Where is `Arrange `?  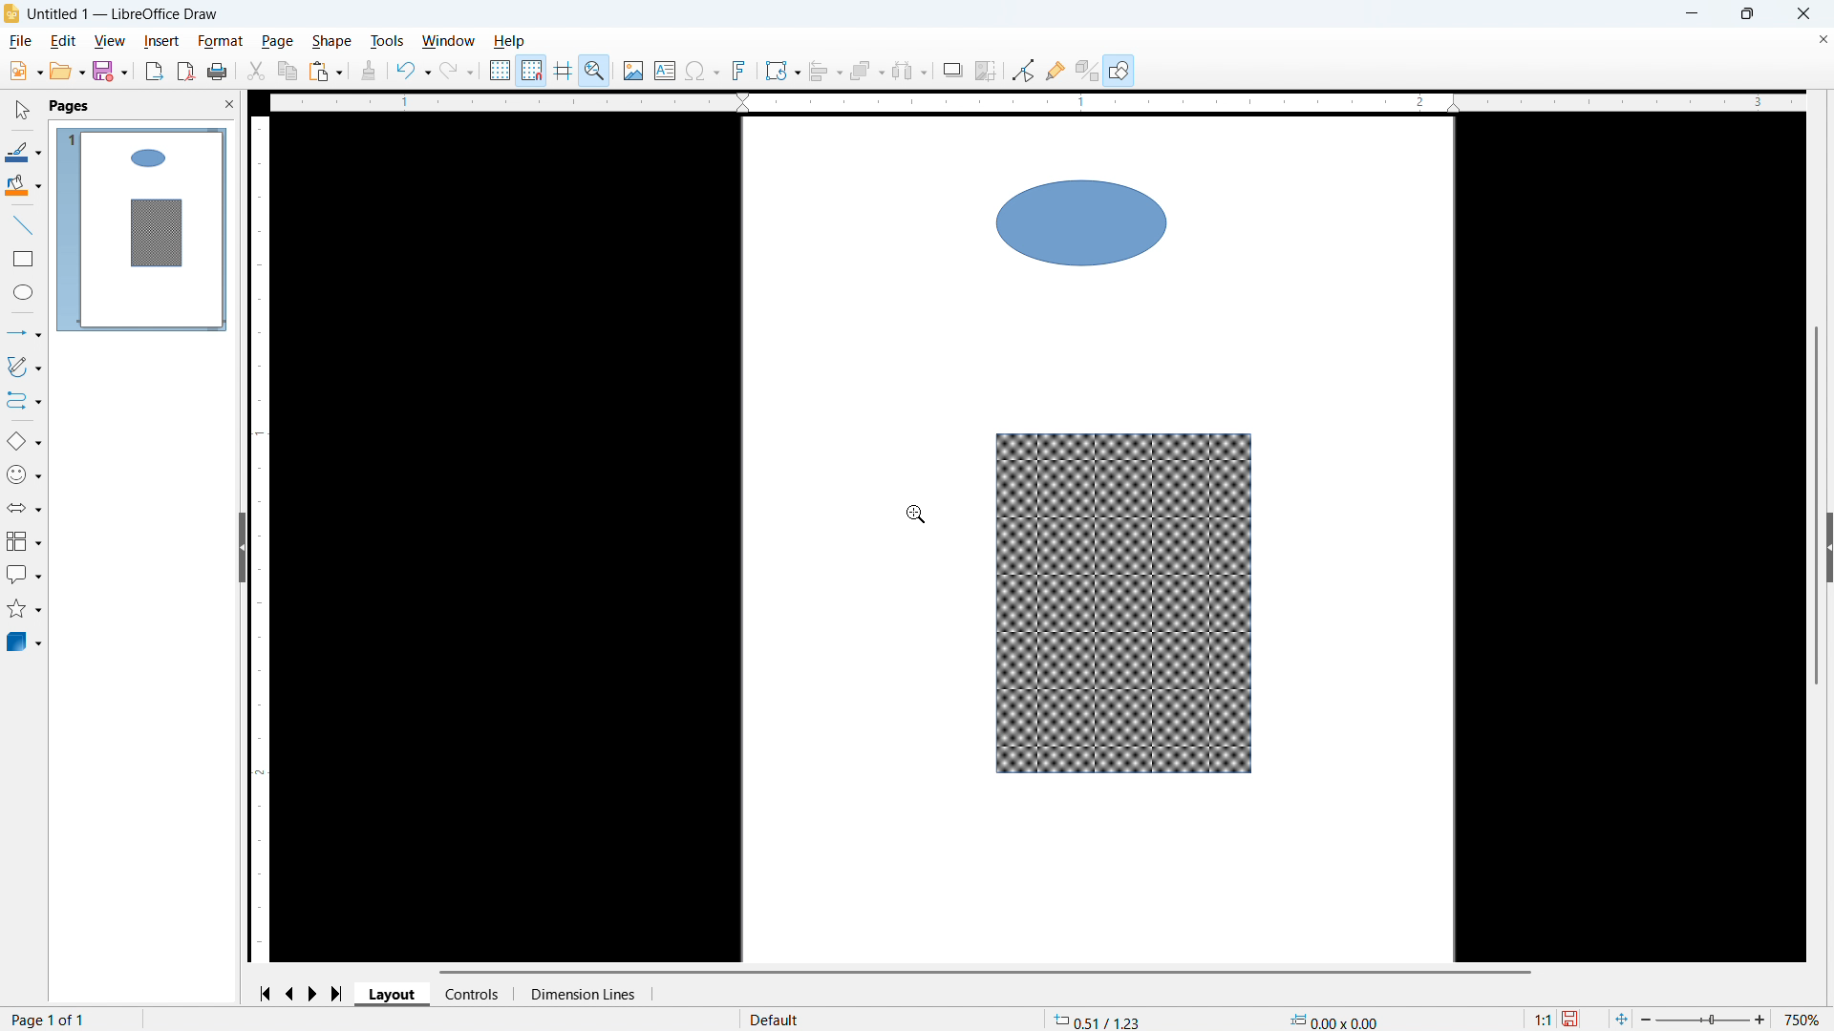
Arrange  is located at coordinates (866, 72).